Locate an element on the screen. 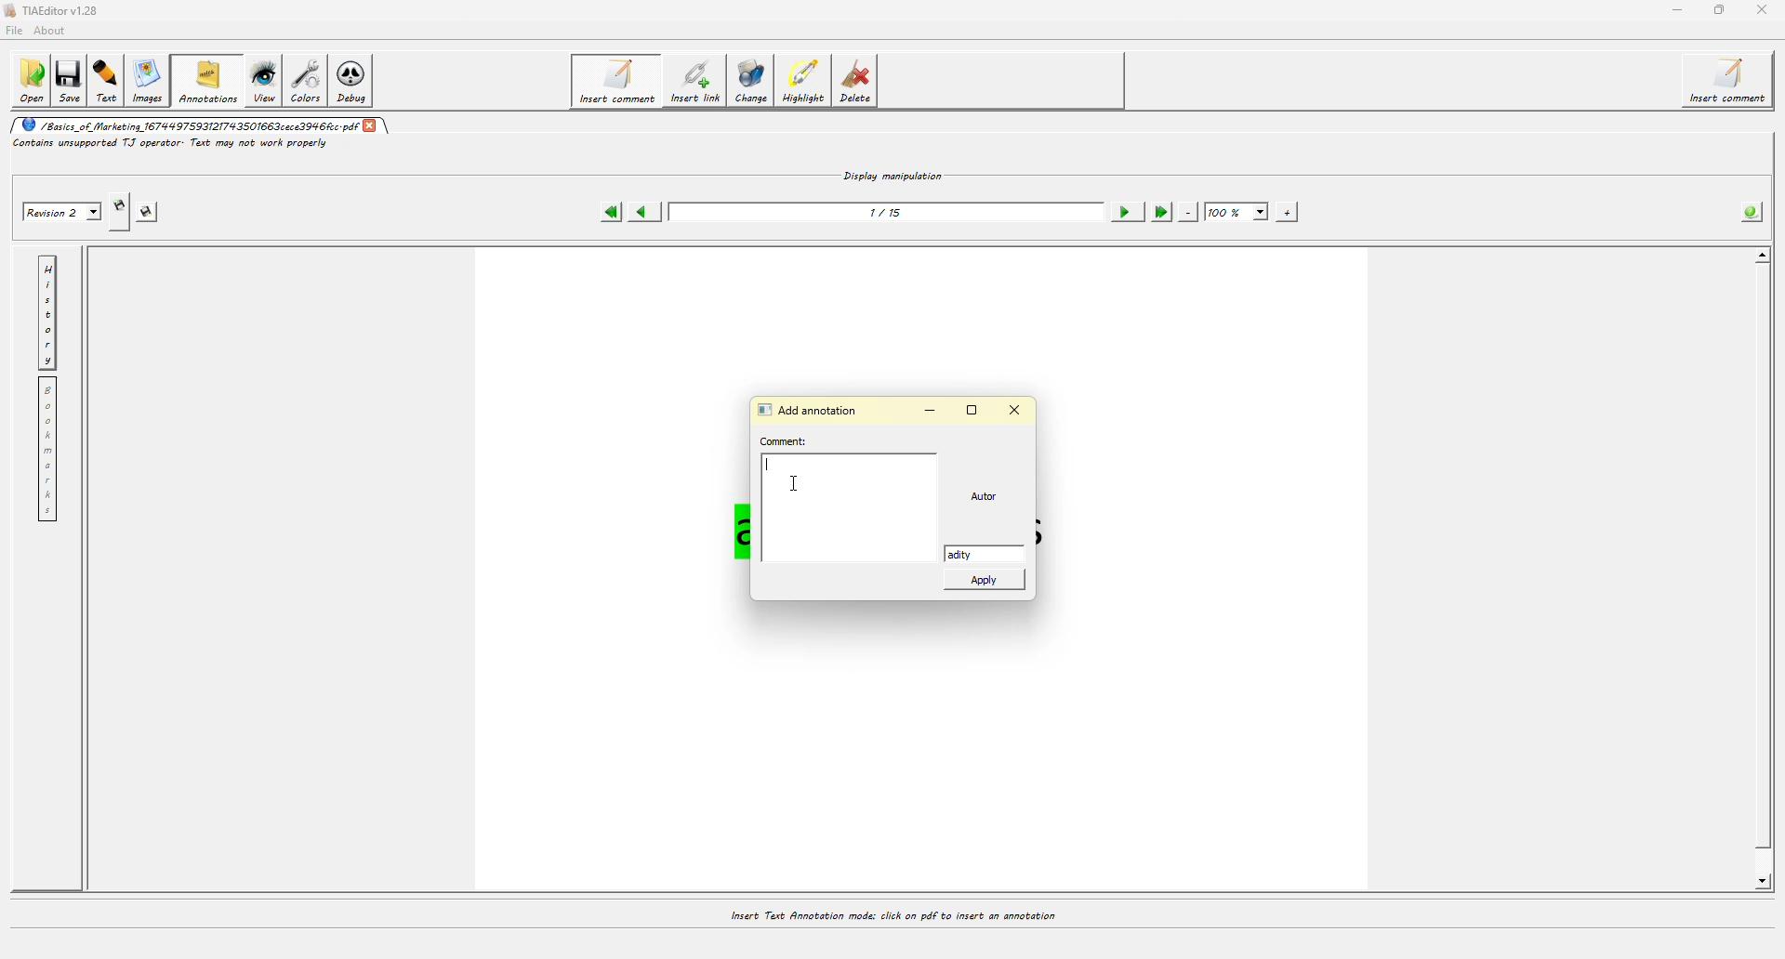  first page is located at coordinates (610, 212).